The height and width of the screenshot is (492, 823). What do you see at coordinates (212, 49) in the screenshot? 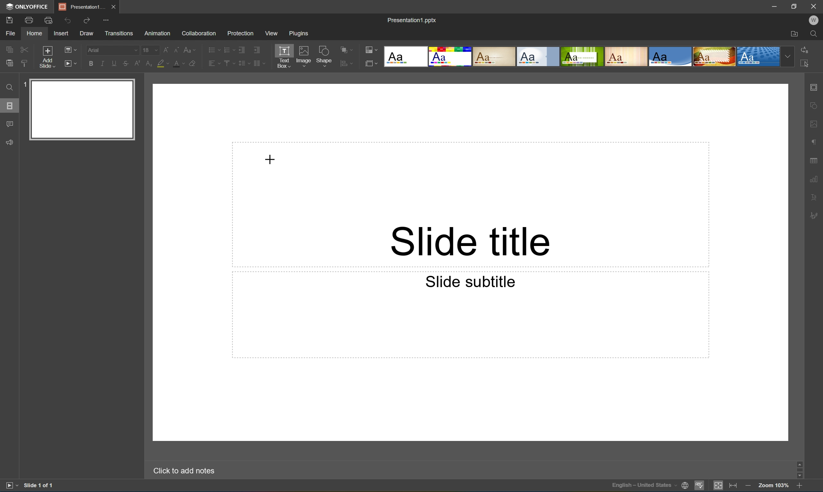
I see `Bullets` at bounding box center [212, 49].